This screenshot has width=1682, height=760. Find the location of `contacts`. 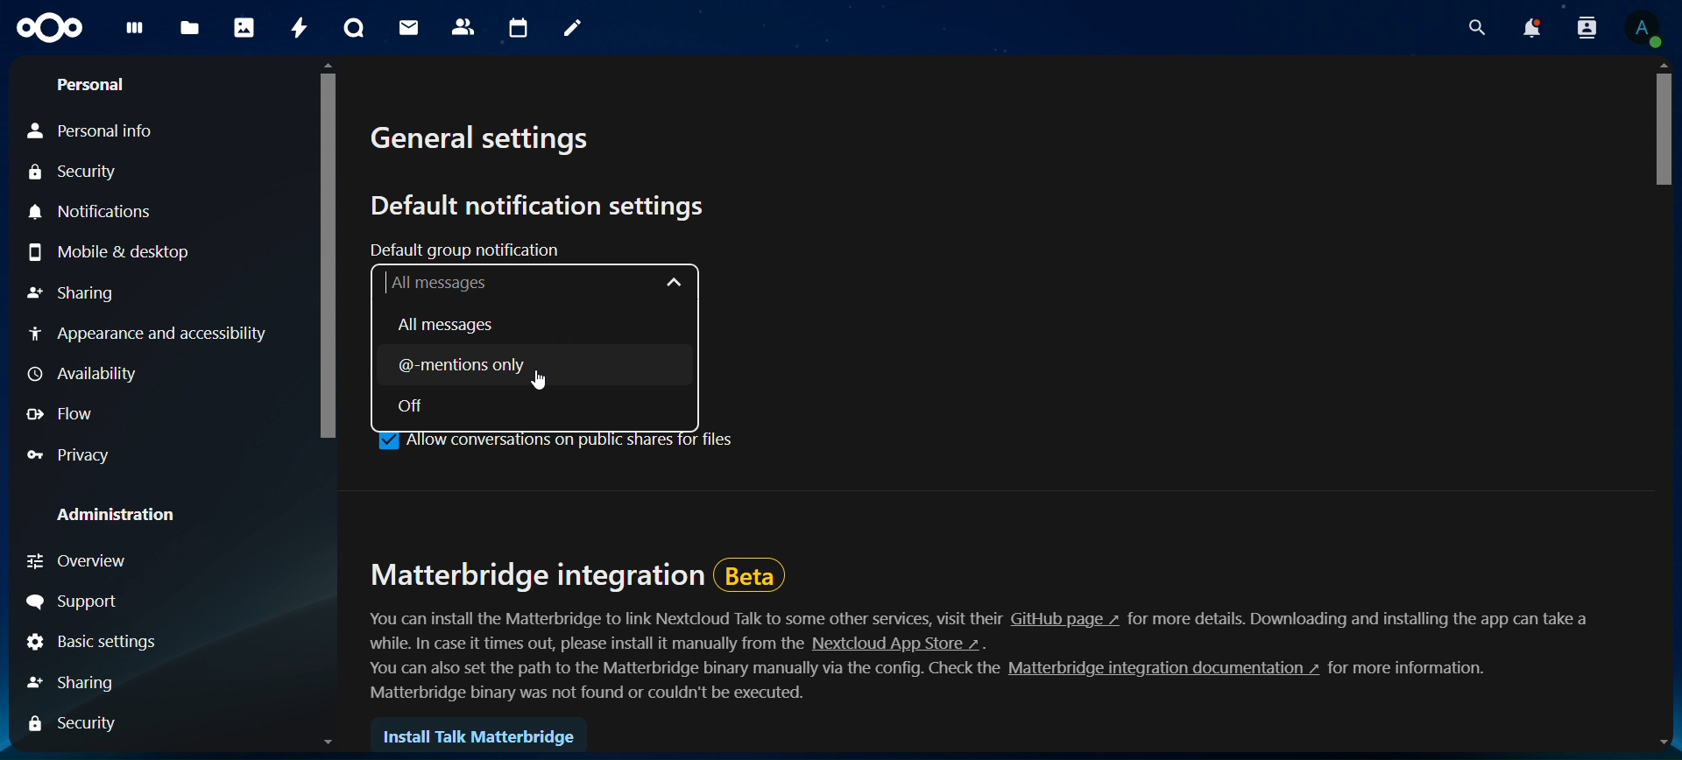

contacts is located at coordinates (463, 28).